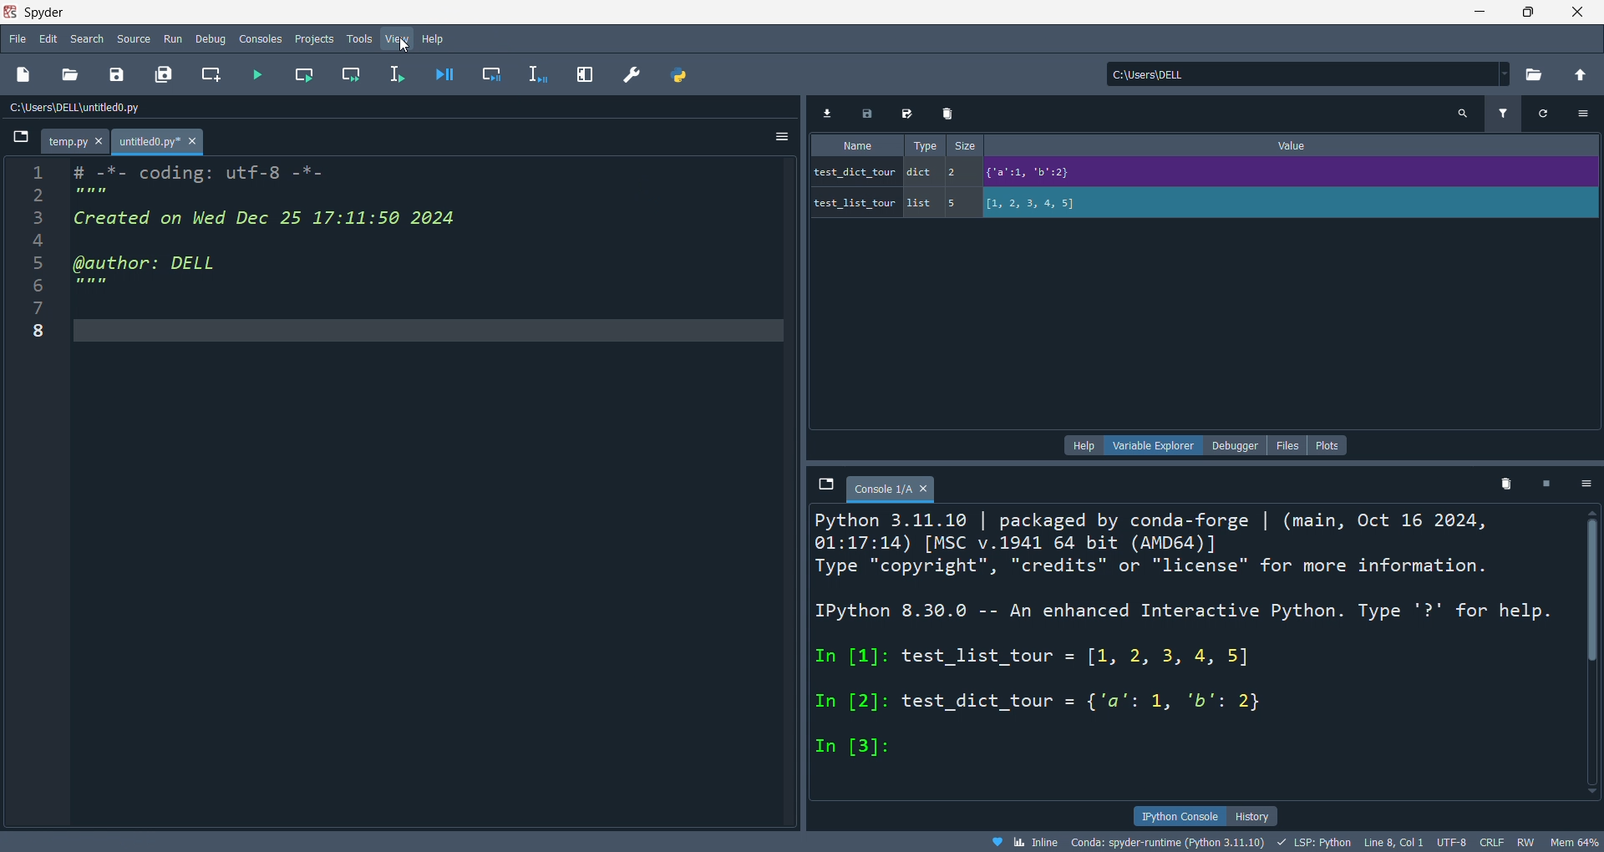 Image resolution: width=1604 pixels, height=852 pixels. What do you see at coordinates (1288, 205) in the screenshot?
I see `variable value` at bounding box center [1288, 205].